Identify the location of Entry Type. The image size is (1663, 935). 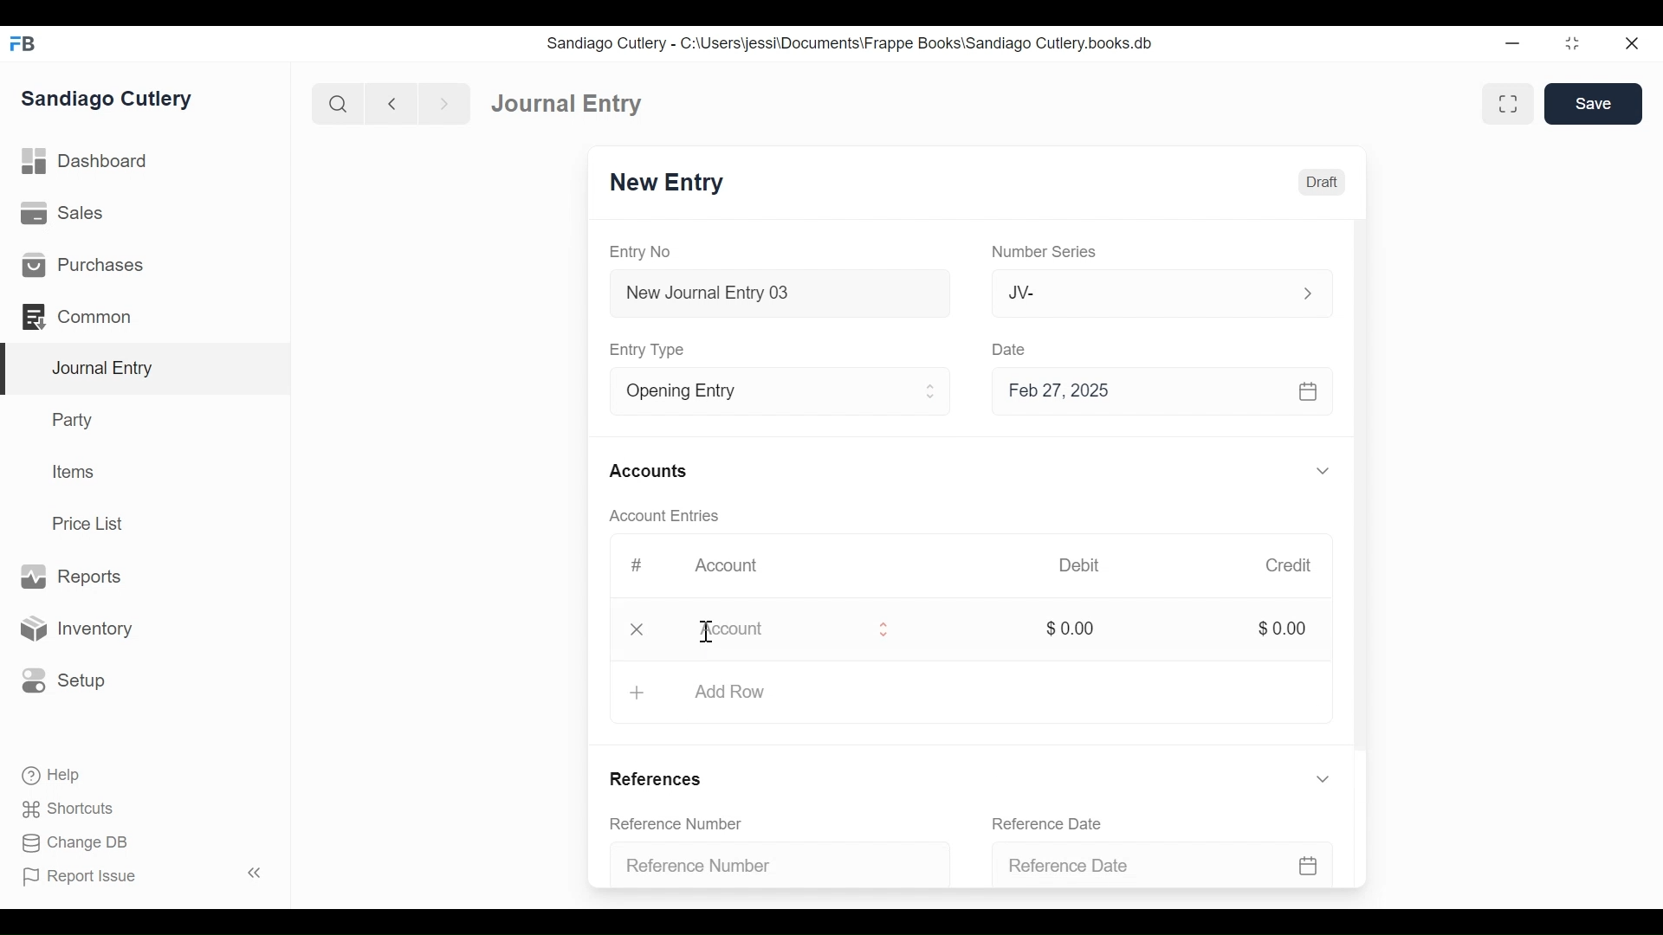
(650, 351).